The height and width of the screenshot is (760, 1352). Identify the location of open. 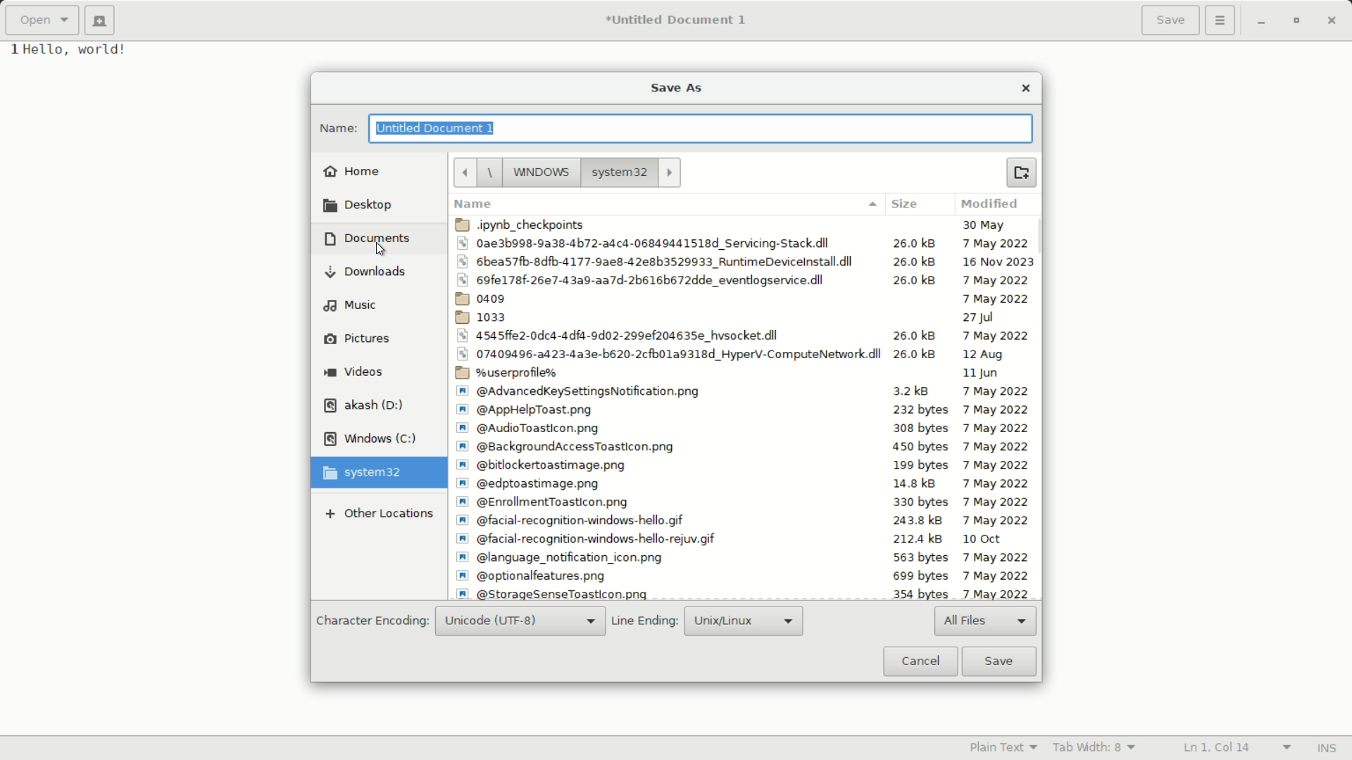
(44, 20).